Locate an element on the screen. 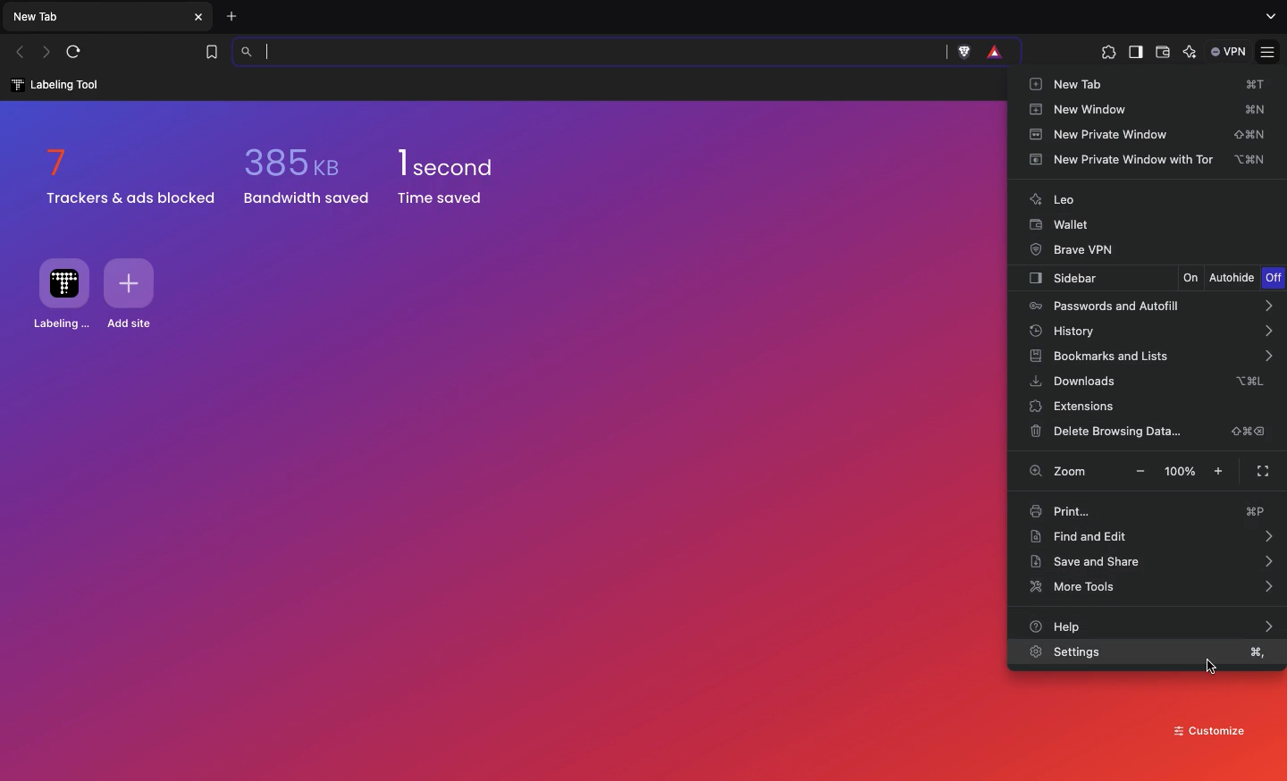  Off is located at coordinates (1273, 277).